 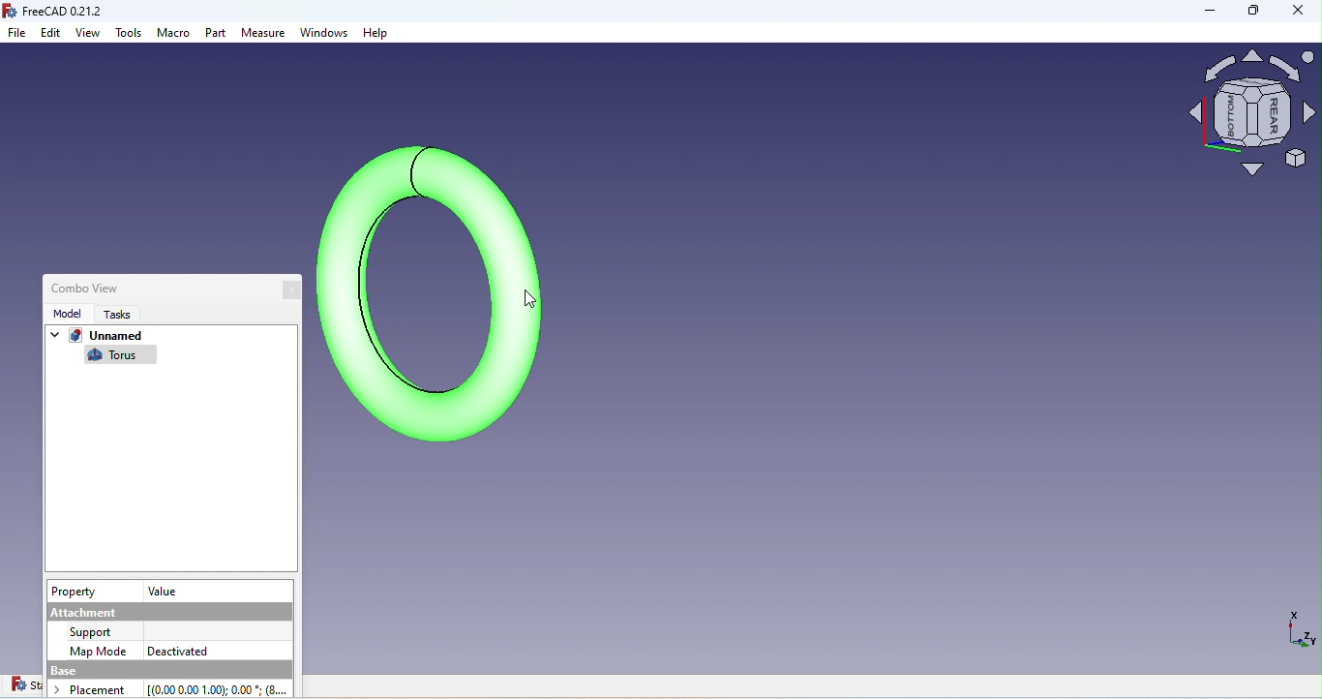 I want to click on View, so click(x=89, y=34).